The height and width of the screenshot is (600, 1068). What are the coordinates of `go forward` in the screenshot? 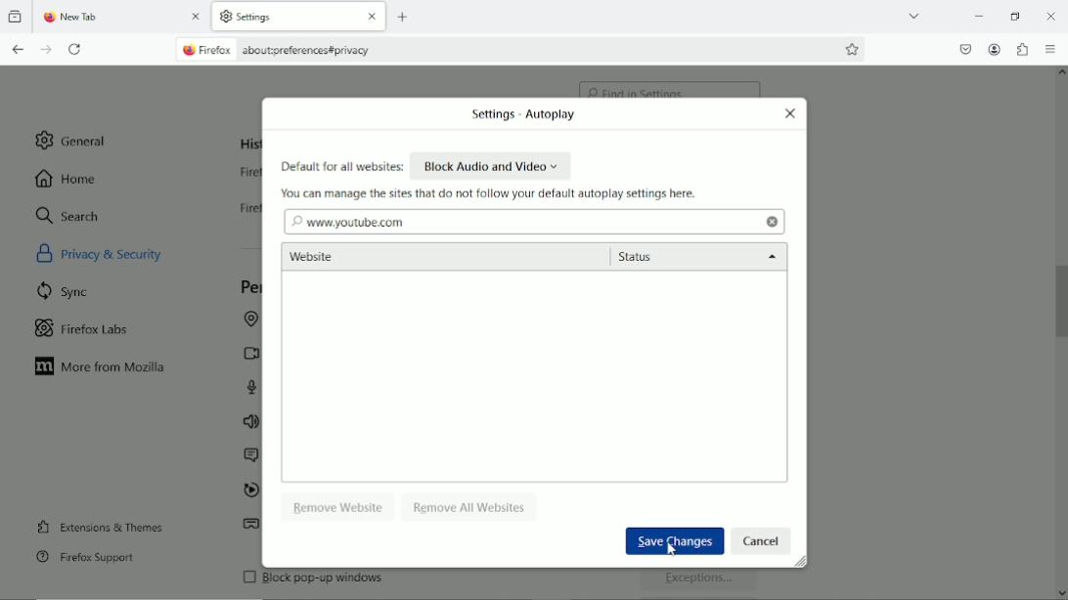 It's located at (47, 50).